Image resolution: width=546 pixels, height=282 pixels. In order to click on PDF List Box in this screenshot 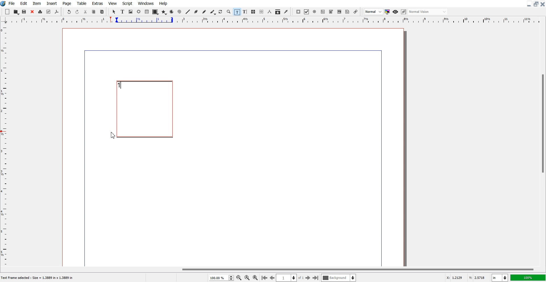, I will do `click(339, 12)`.